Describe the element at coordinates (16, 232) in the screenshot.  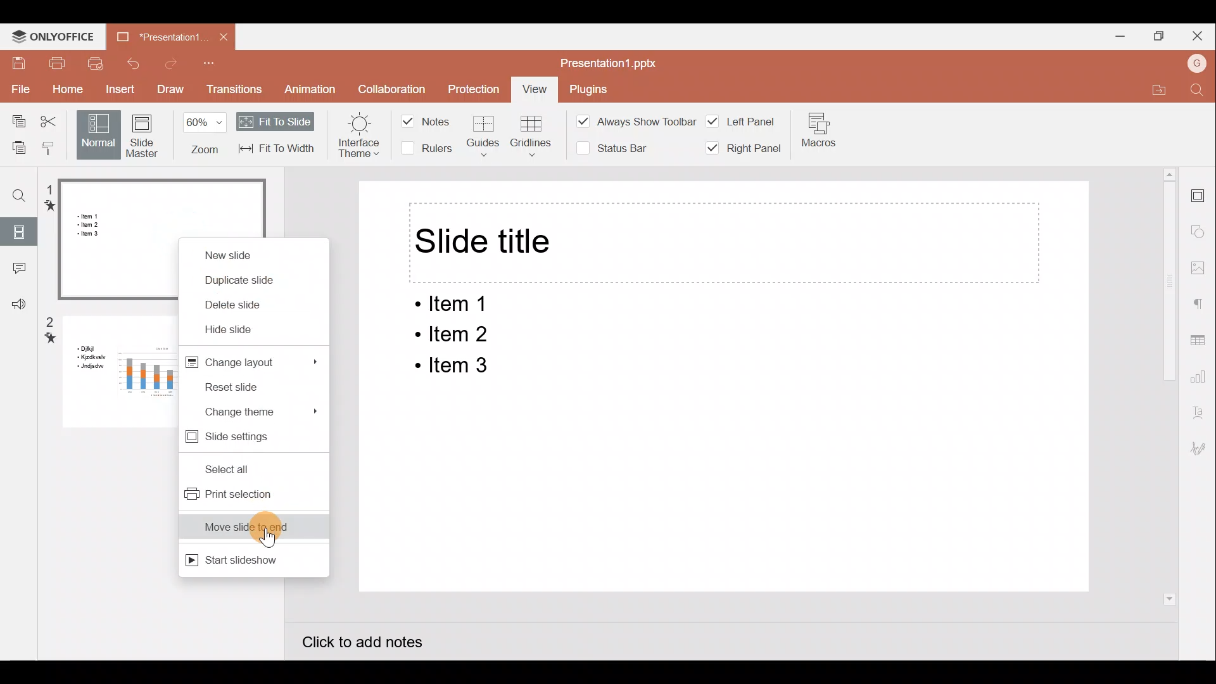
I see `Slides` at that location.